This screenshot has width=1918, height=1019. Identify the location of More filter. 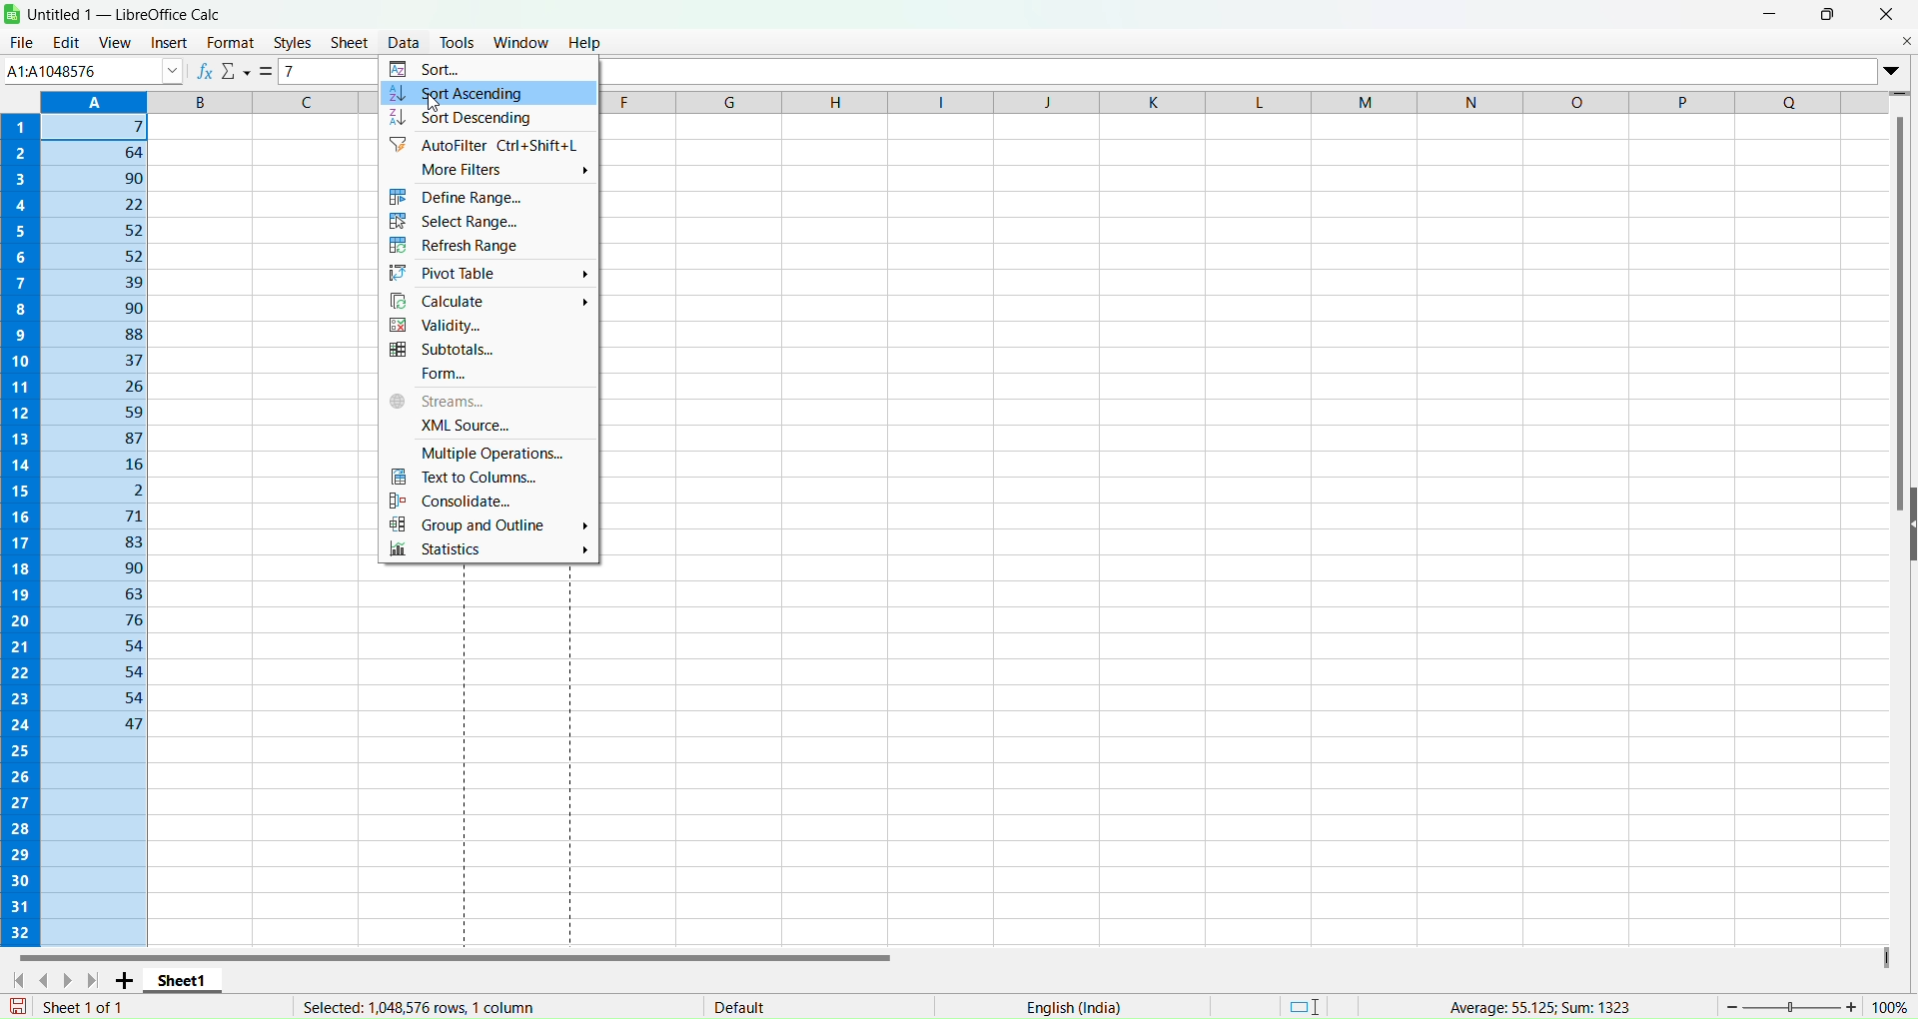
(487, 172).